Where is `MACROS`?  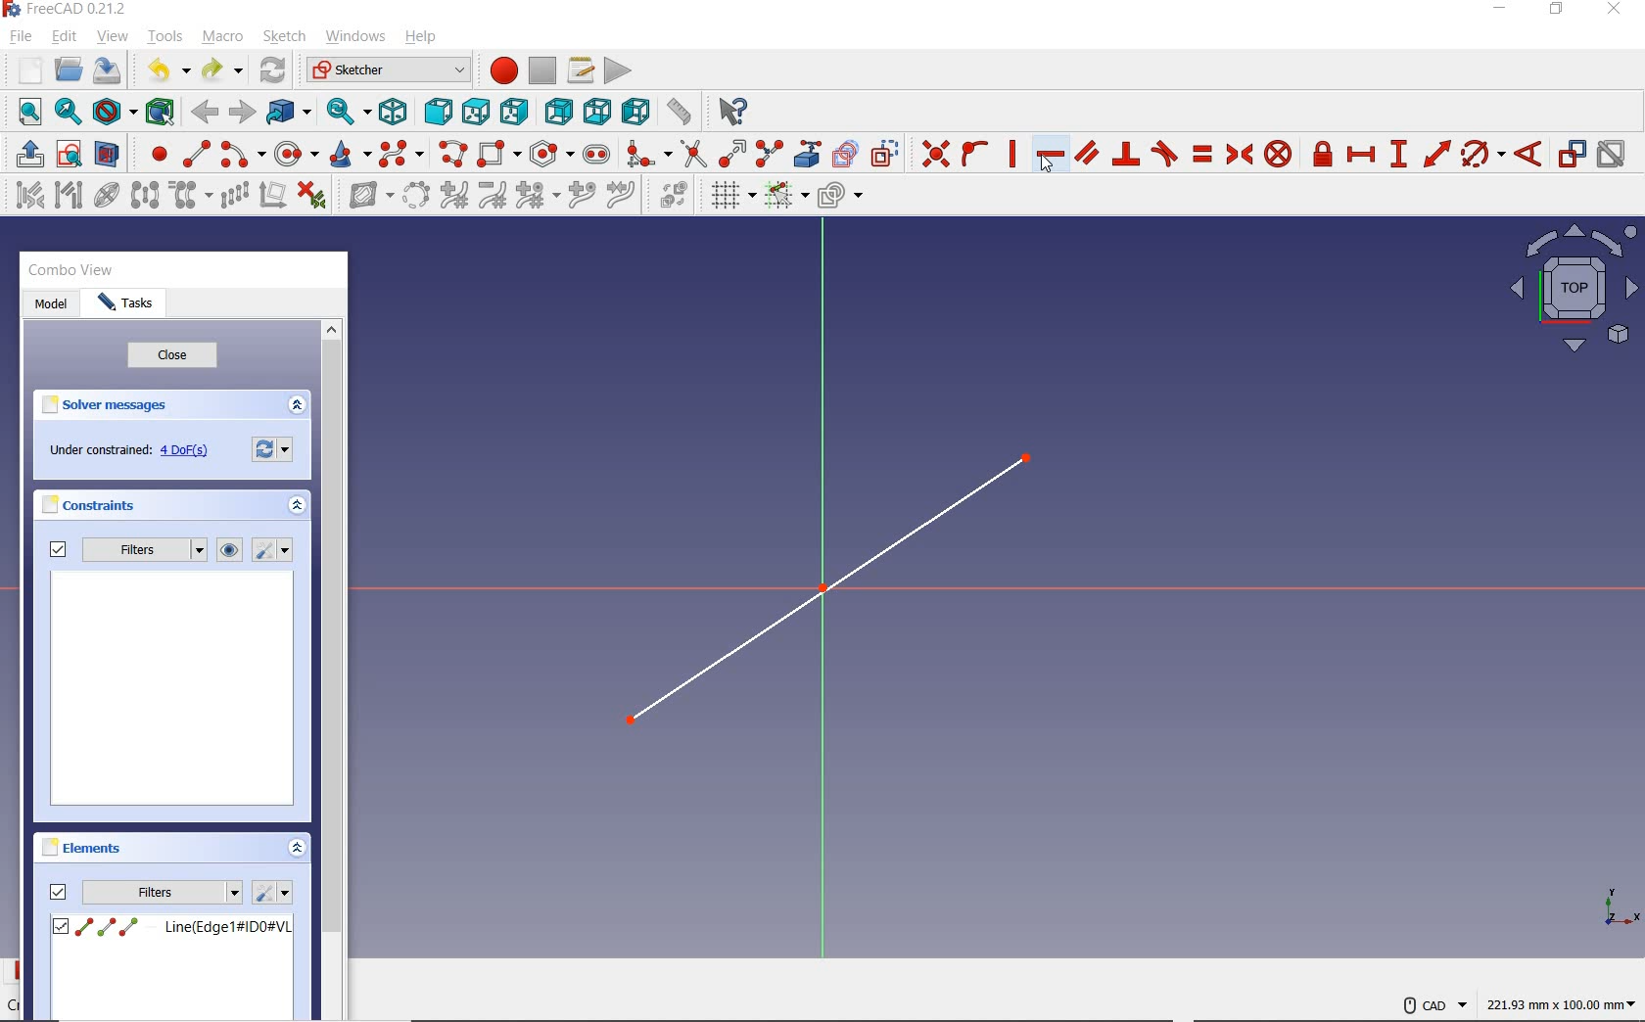 MACROS is located at coordinates (581, 70).